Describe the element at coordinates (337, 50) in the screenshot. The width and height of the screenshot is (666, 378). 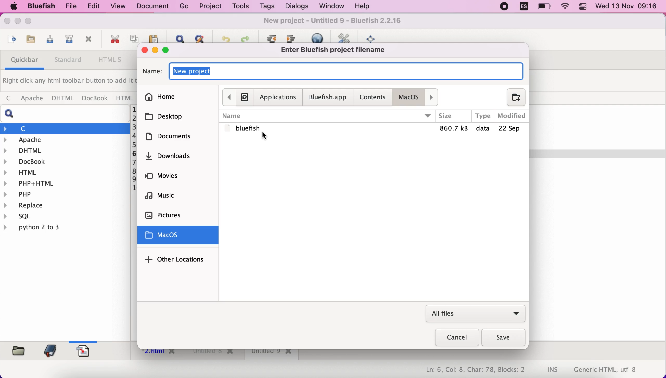
I see `title` at that location.